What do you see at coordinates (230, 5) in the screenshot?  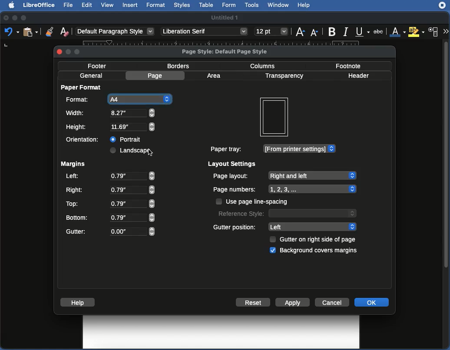 I see `Form` at bounding box center [230, 5].